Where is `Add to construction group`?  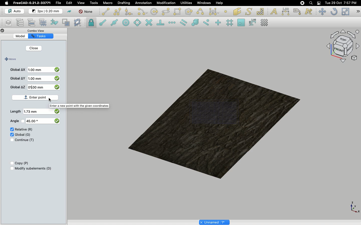
Add to construction group is located at coordinates (55, 22).